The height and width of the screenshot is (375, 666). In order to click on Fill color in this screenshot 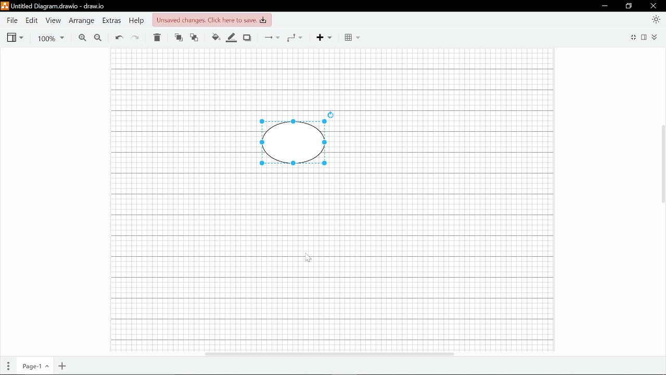, I will do `click(215, 37)`.